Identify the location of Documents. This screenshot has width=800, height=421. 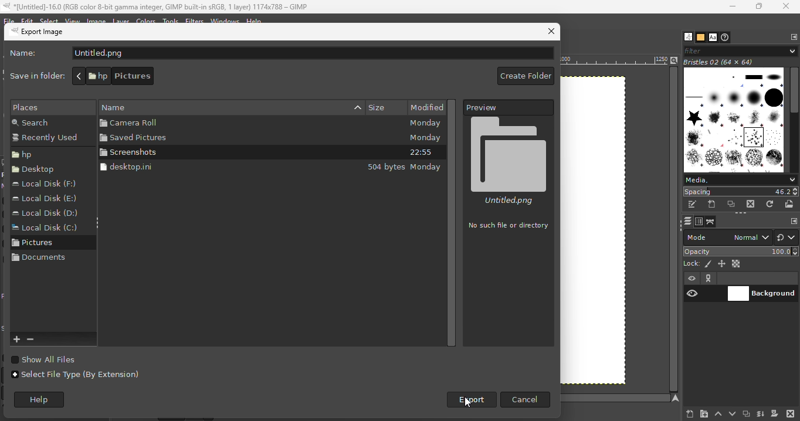
(138, 76).